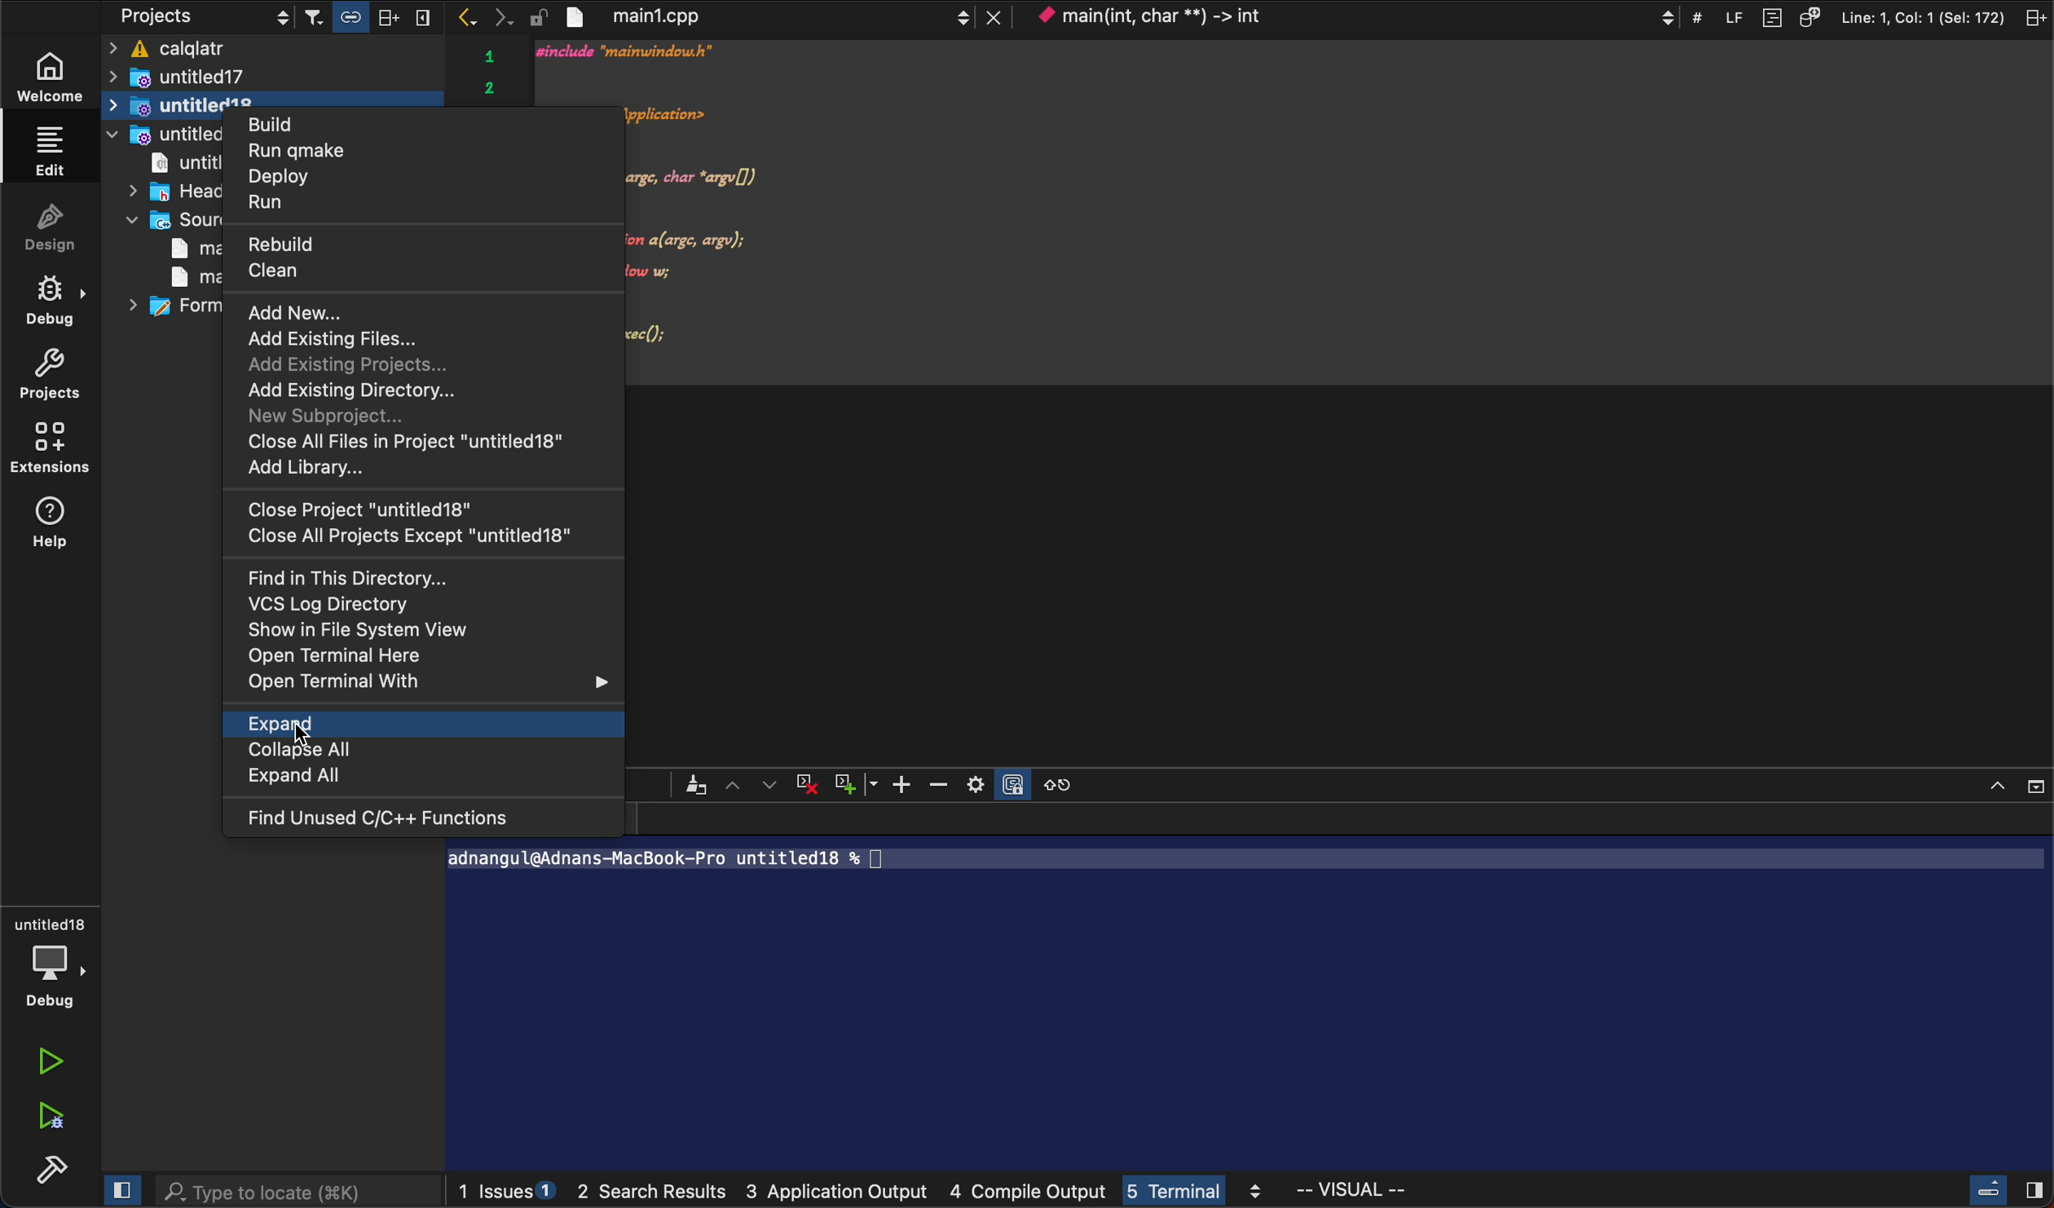 The height and width of the screenshot is (1208, 2054). Describe the element at coordinates (484, 69) in the screenshot. I see `serial number` at that location.